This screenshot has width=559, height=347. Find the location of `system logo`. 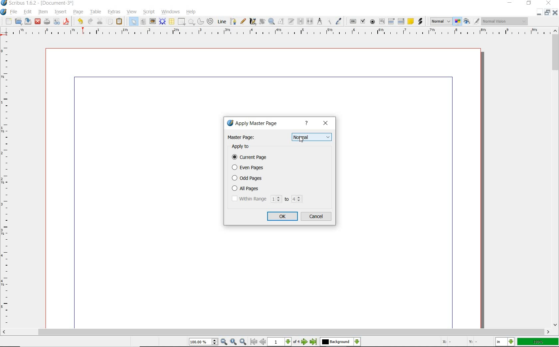

system logo is located at coordinates (4, 12).